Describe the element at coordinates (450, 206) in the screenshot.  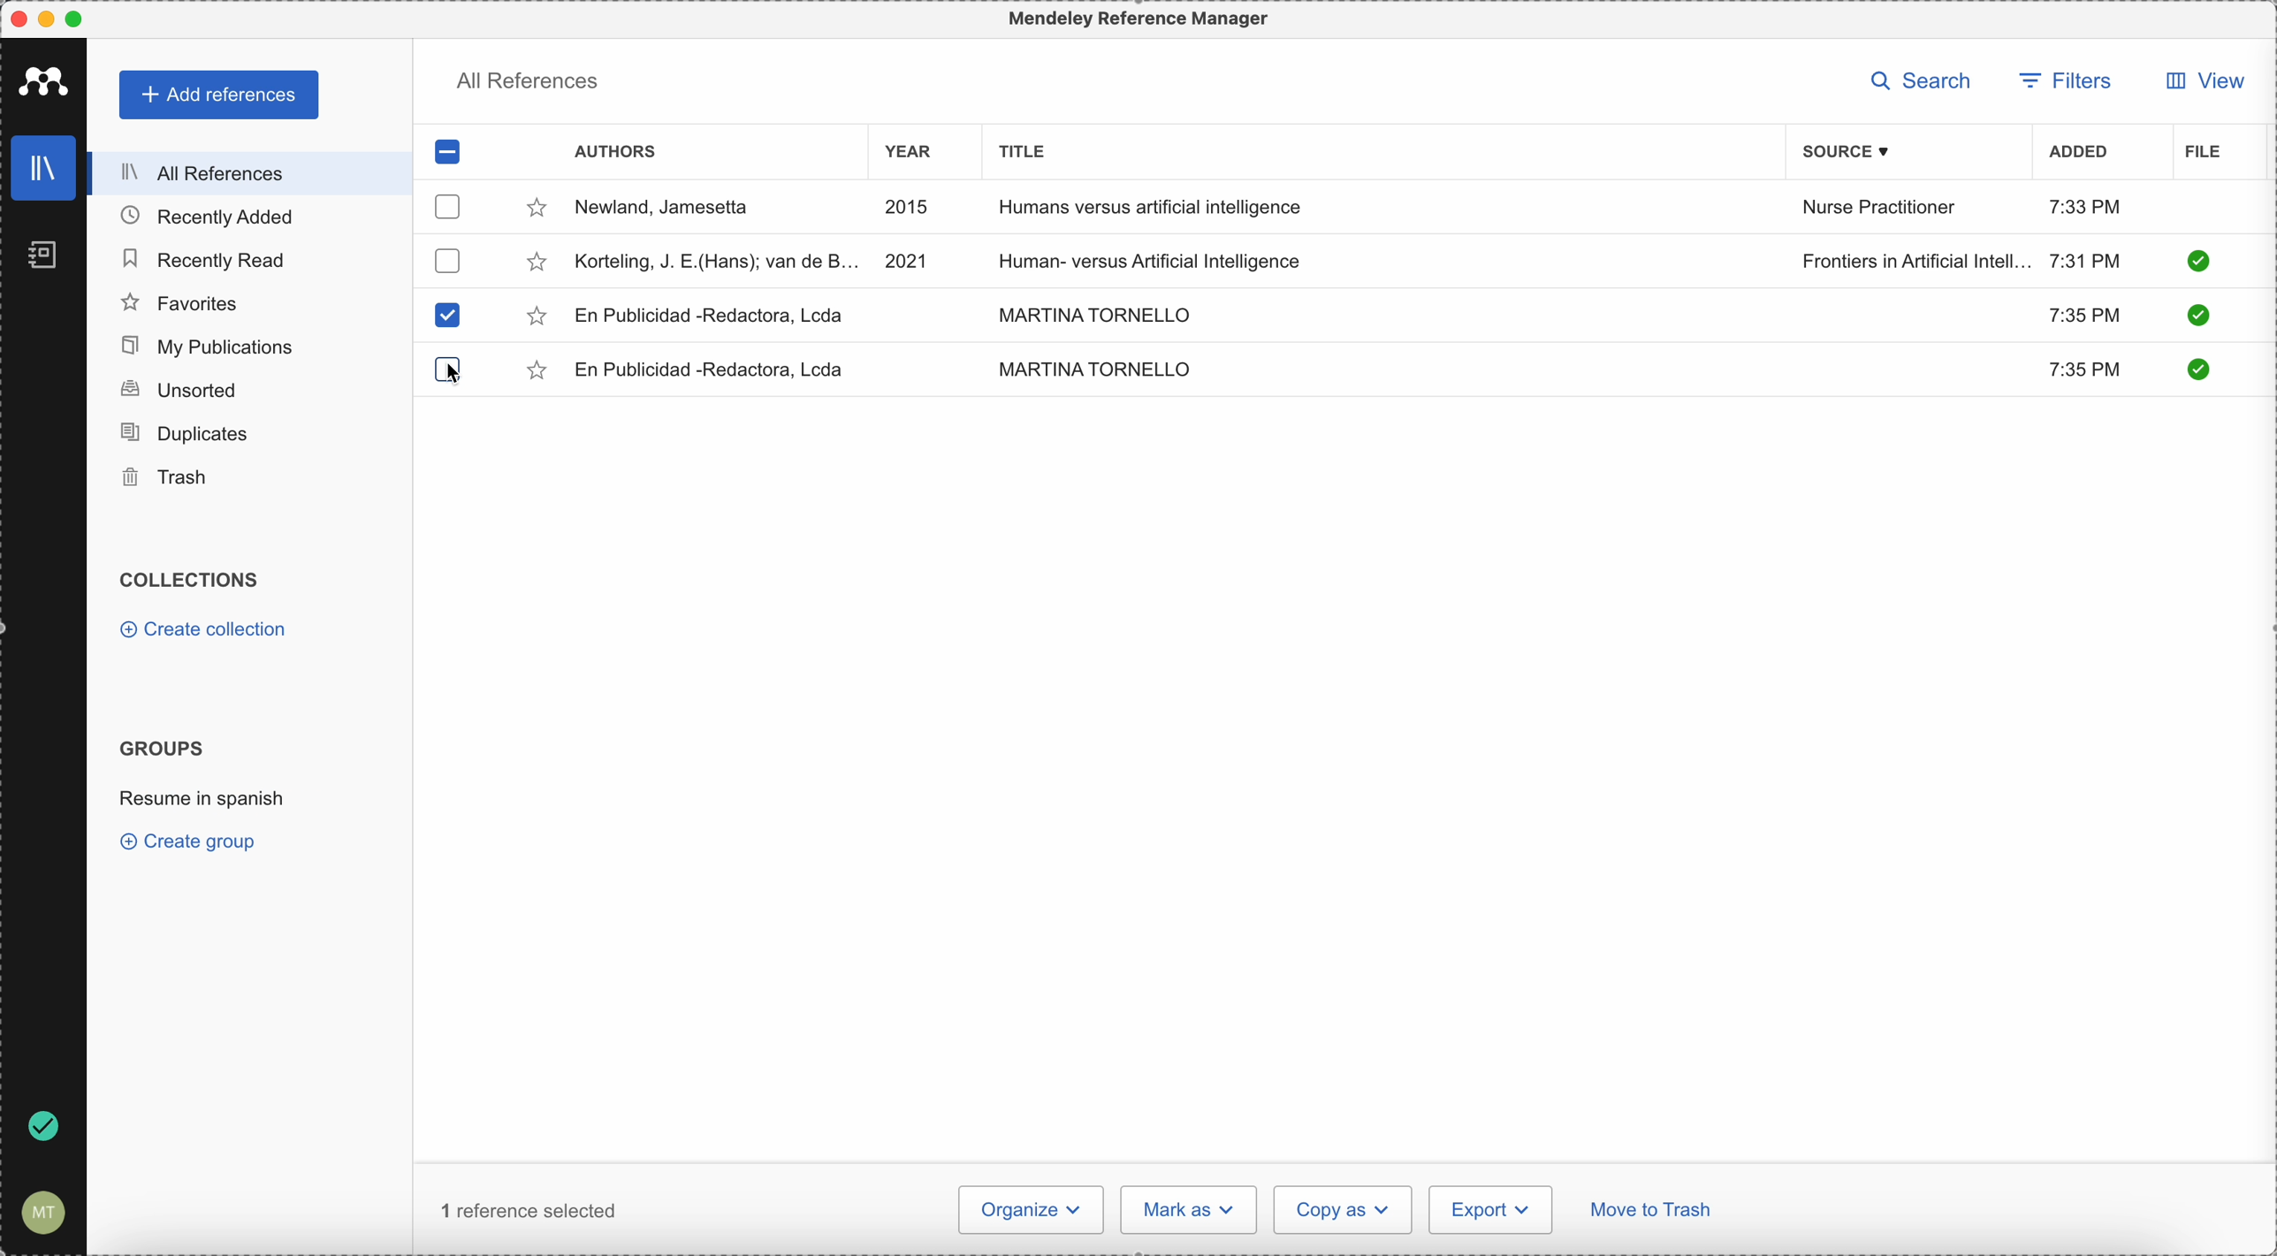
I see `checkbox` at that location.